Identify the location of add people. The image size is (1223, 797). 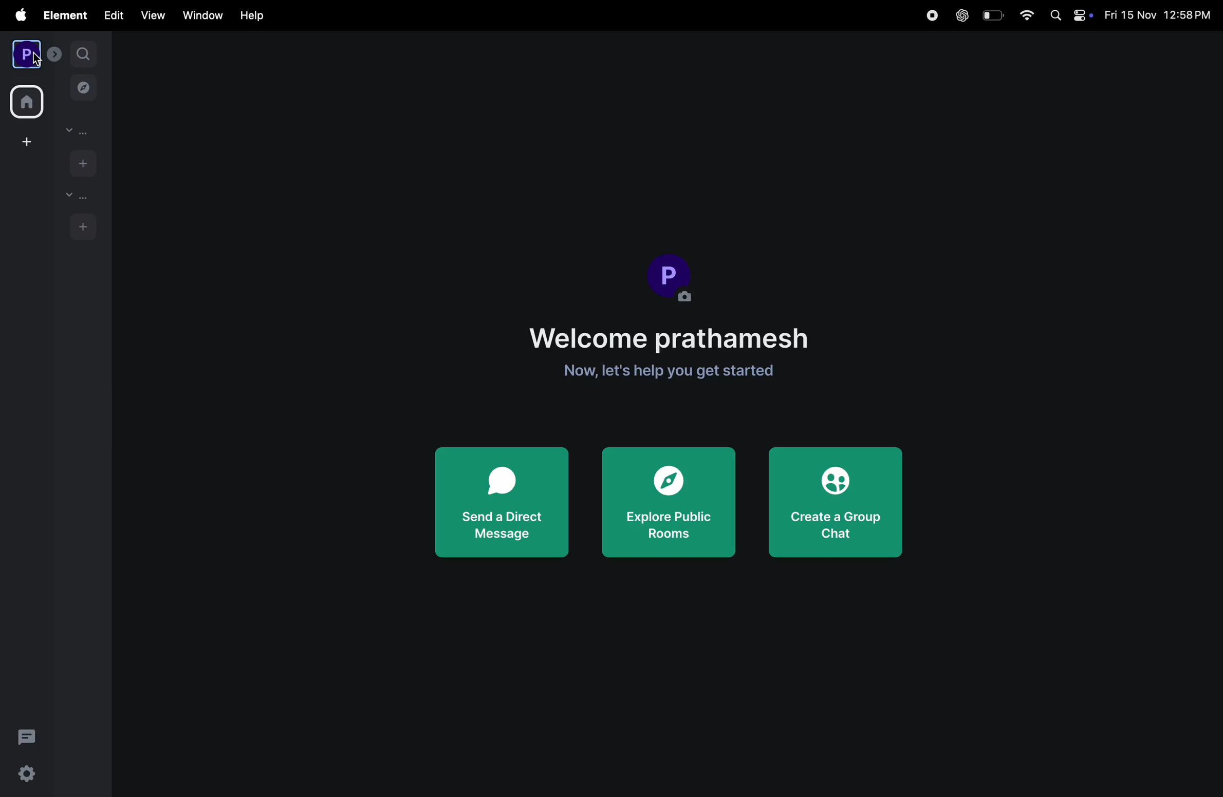
(81, 162).